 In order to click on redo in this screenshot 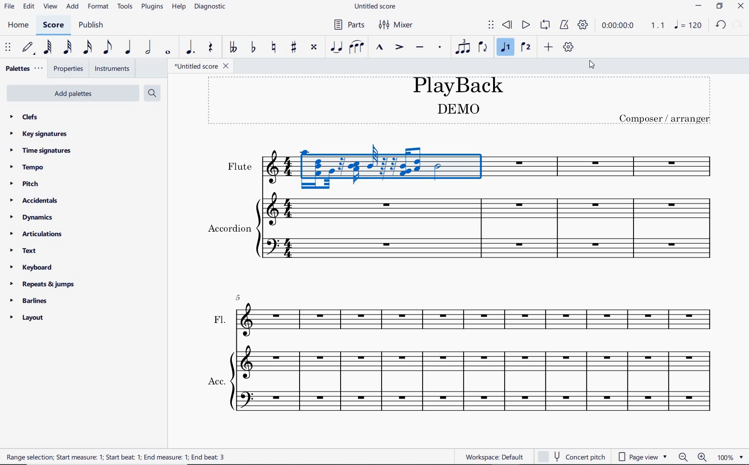, I will do `click(737, 24)`.